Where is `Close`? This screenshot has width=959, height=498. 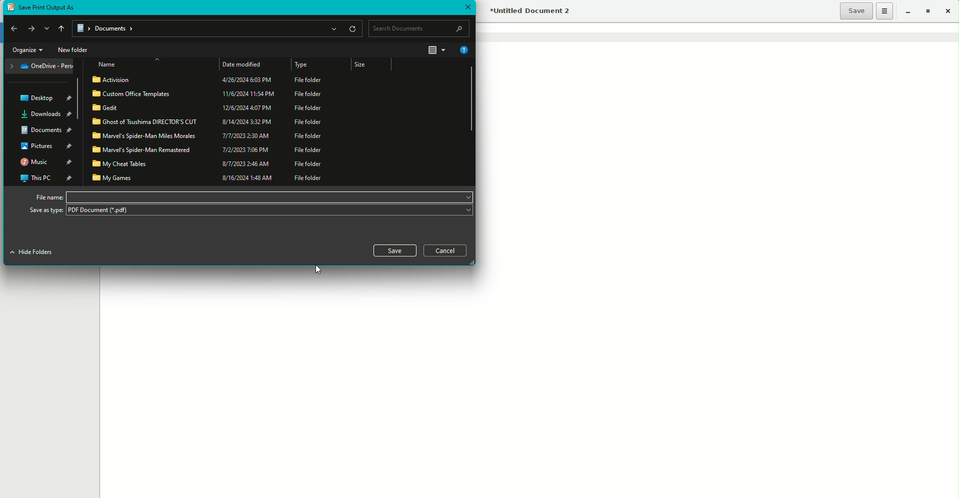
Close is located at coordinates (467, 6).